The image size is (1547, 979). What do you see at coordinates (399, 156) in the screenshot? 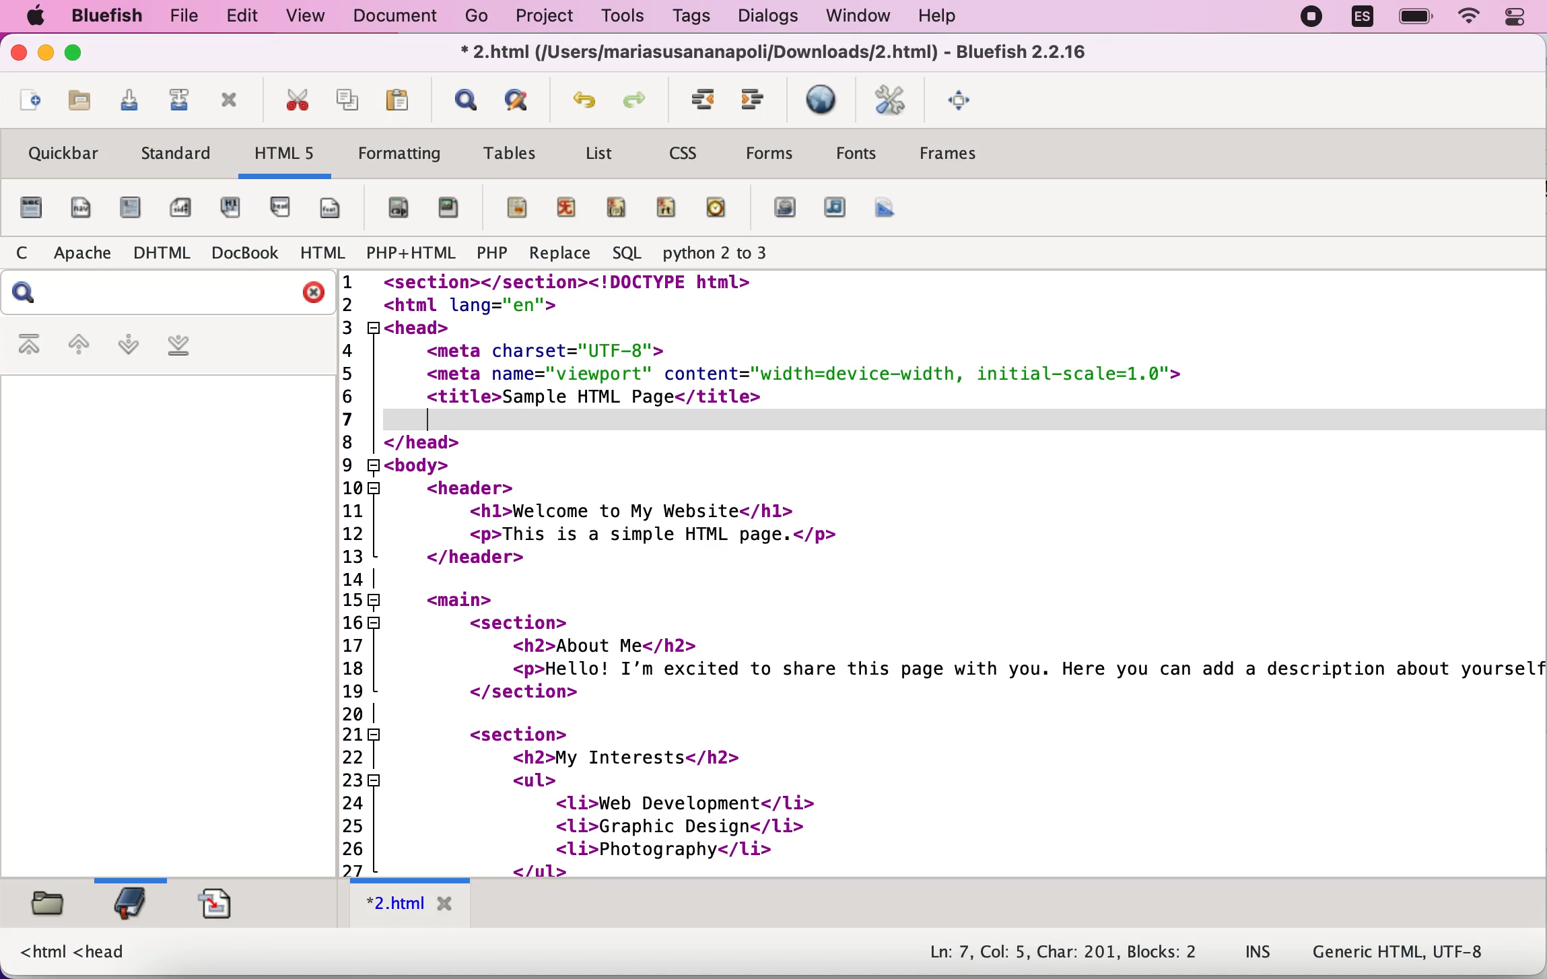
I see `formatting` at bounding box center [399, 156].